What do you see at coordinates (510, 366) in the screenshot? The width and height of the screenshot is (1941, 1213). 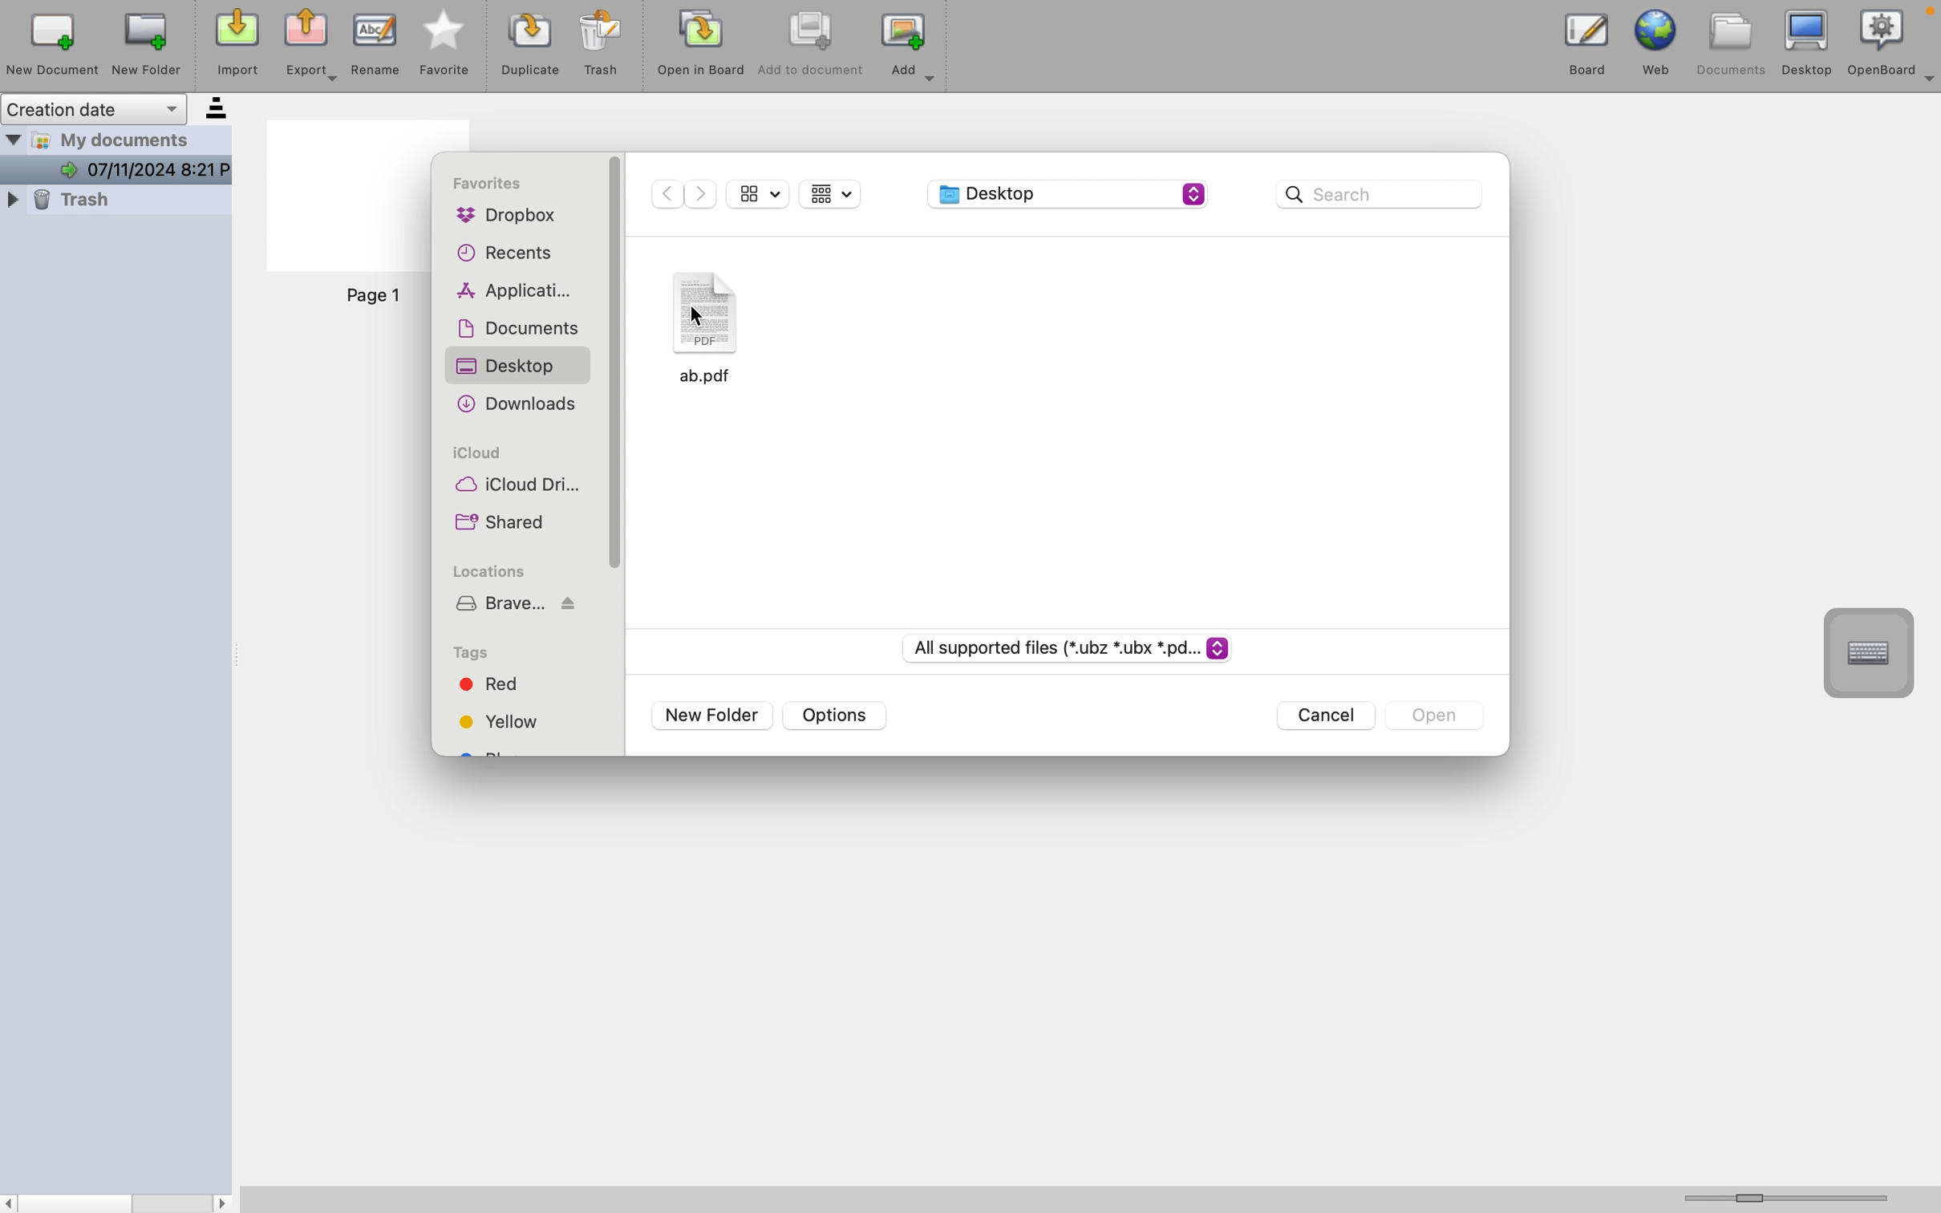 I see `desktop` at bounding box center [510, 366].